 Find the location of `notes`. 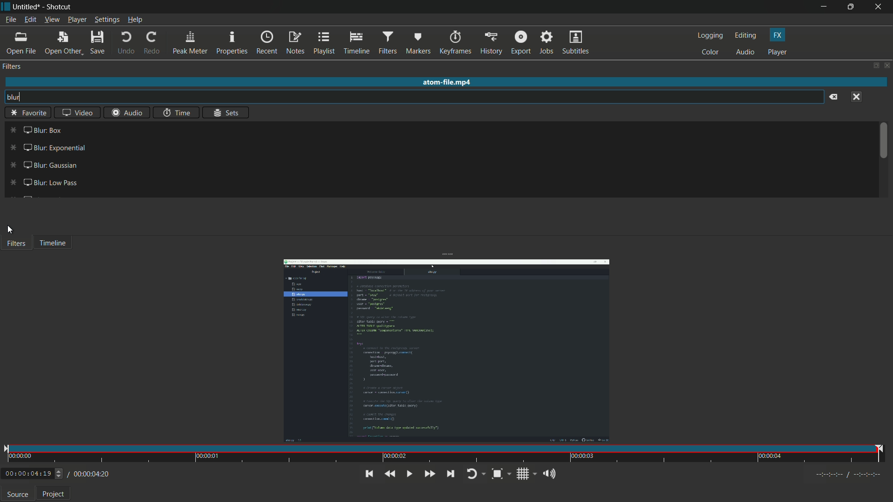

notes is located at coordinates (295, 43).